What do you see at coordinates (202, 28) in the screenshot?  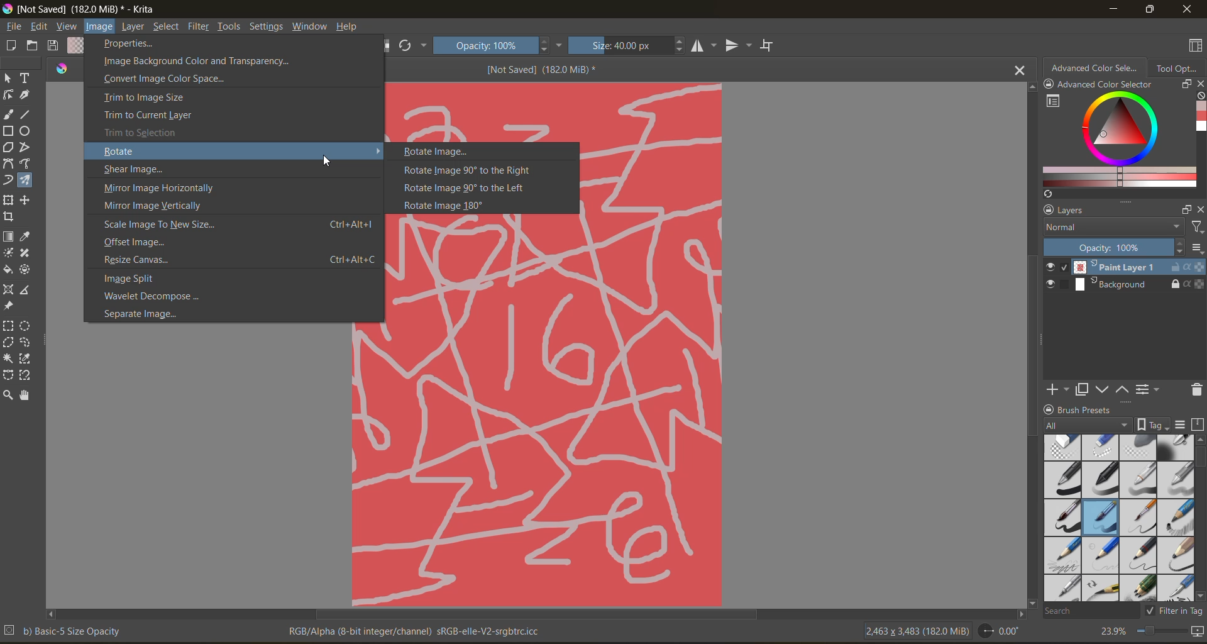 I see `filters` at bounding box center [202, 28].